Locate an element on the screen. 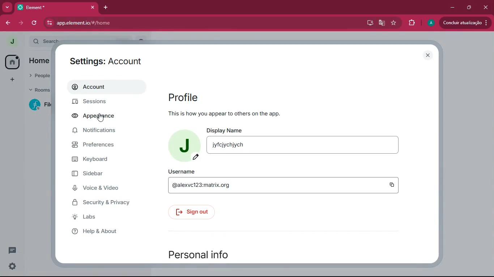 Image resolution: width=494 pixels, height=277 pixels. close is located at coordinates (427, 55).